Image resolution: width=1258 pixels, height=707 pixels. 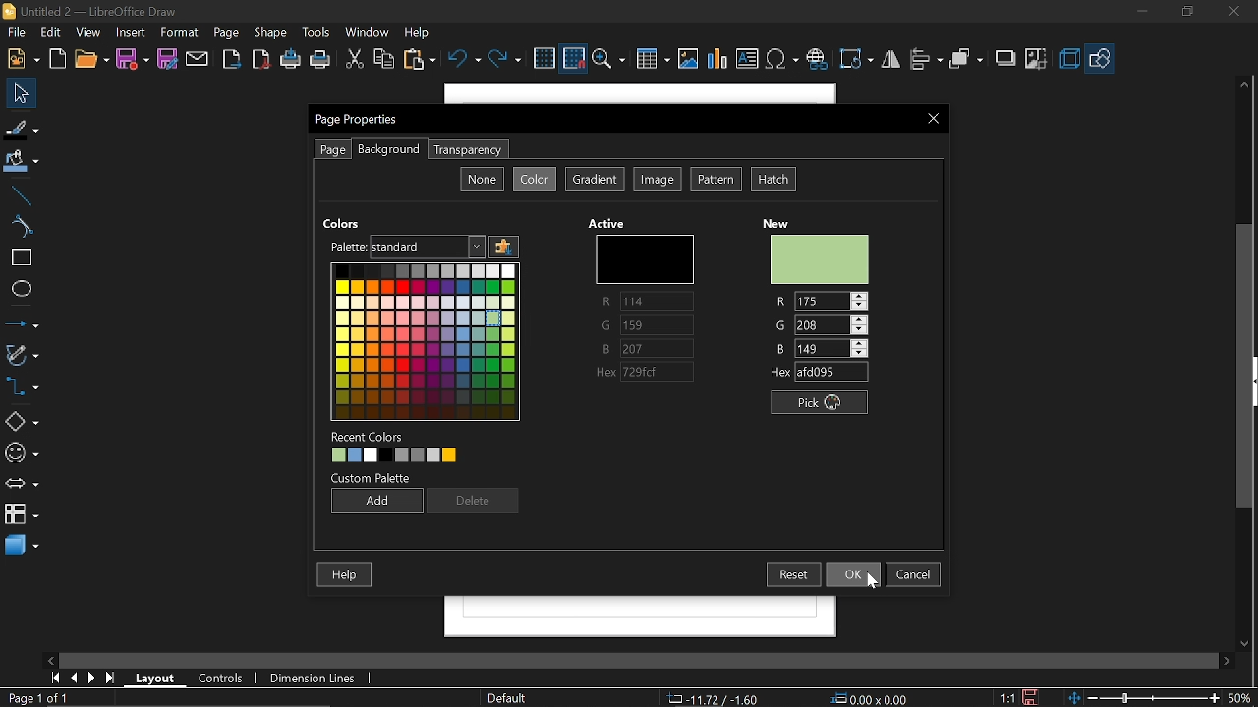 What do you see at coordinates (92, 678) in the screenshot?
I see `Next page` at bounding box center [92, 678].